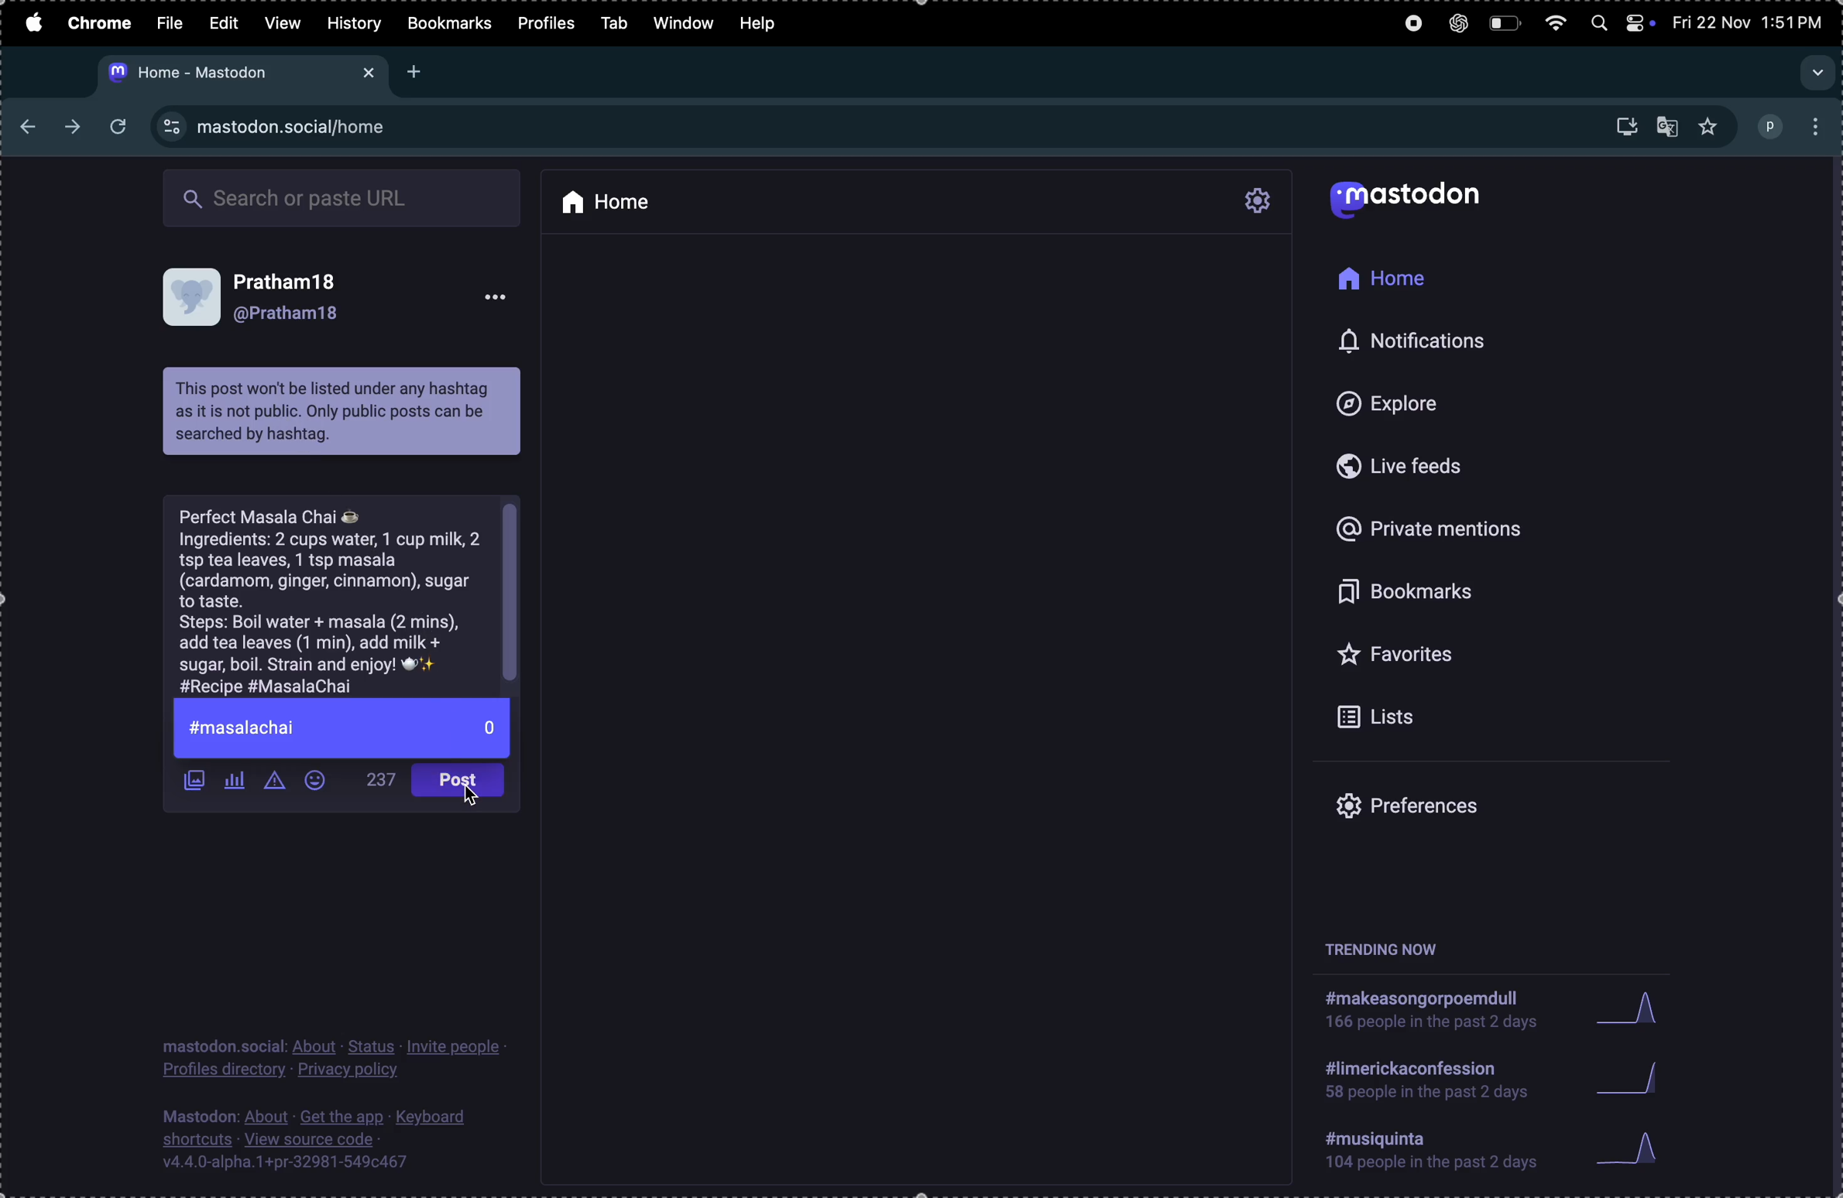  Describe the element at coordinates (482, 799) in the screenshot. I see `cursor` at that location.